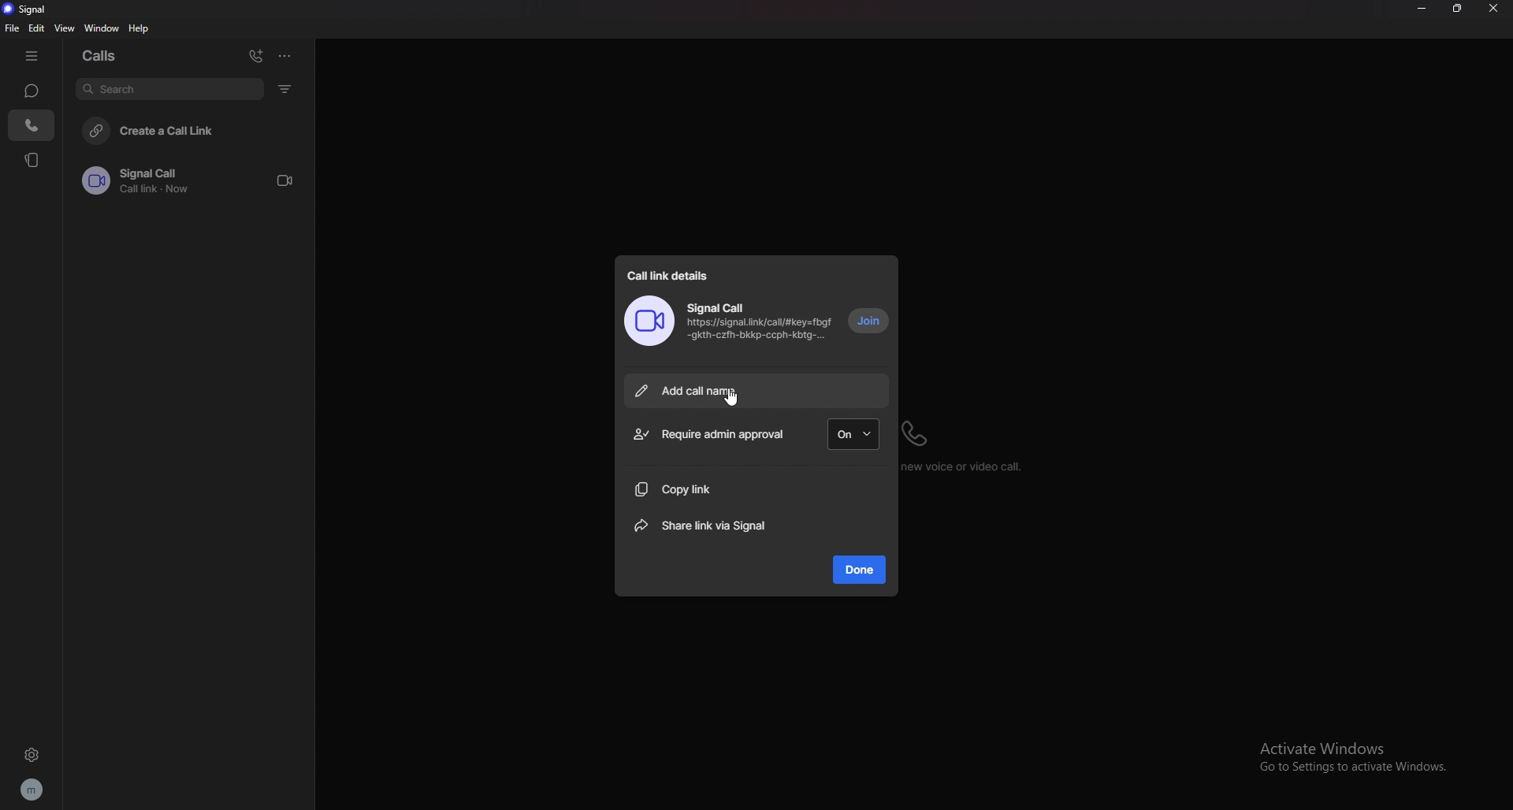 The width and height of the screenshot is (1513, 810). I want to click on help, so click(139, 28).